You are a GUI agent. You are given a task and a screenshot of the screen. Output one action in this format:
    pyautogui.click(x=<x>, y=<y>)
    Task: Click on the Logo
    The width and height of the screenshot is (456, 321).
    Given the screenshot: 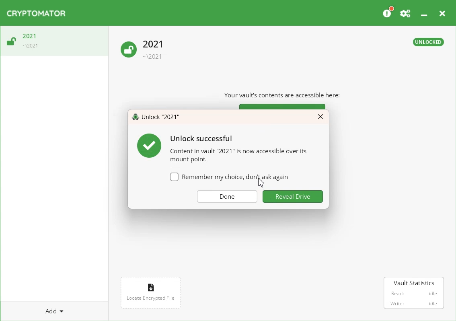 What is the action you would take?
    pyautogui.click(x=36, y=13)
    